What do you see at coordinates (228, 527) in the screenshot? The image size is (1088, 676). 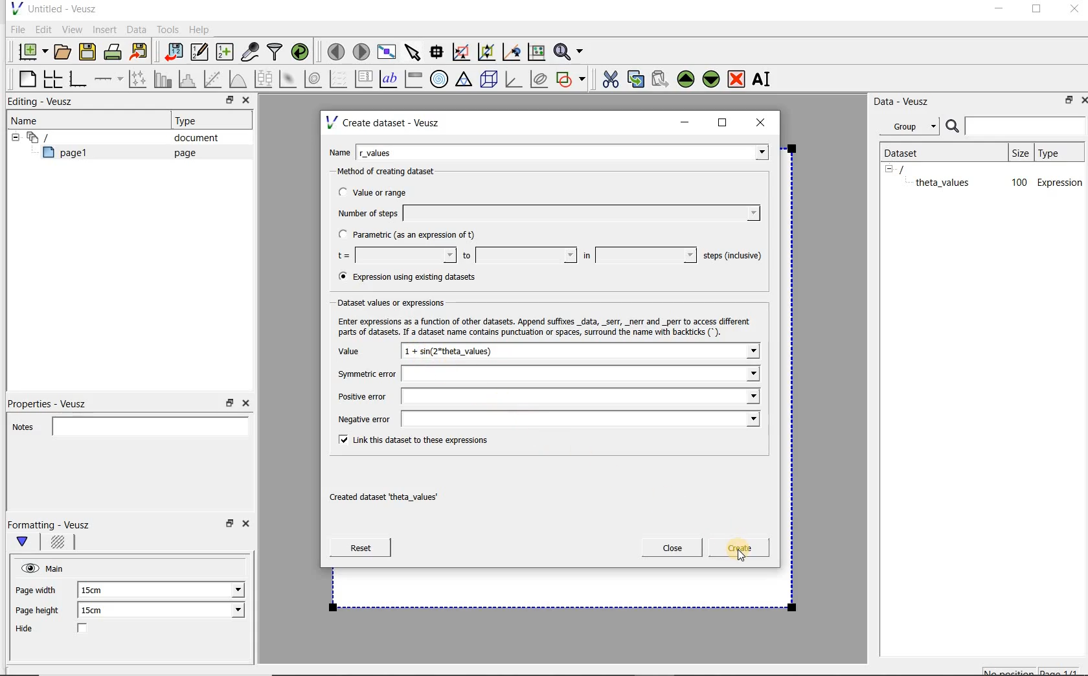 I see `restore down` at bounding box center [228, 527].